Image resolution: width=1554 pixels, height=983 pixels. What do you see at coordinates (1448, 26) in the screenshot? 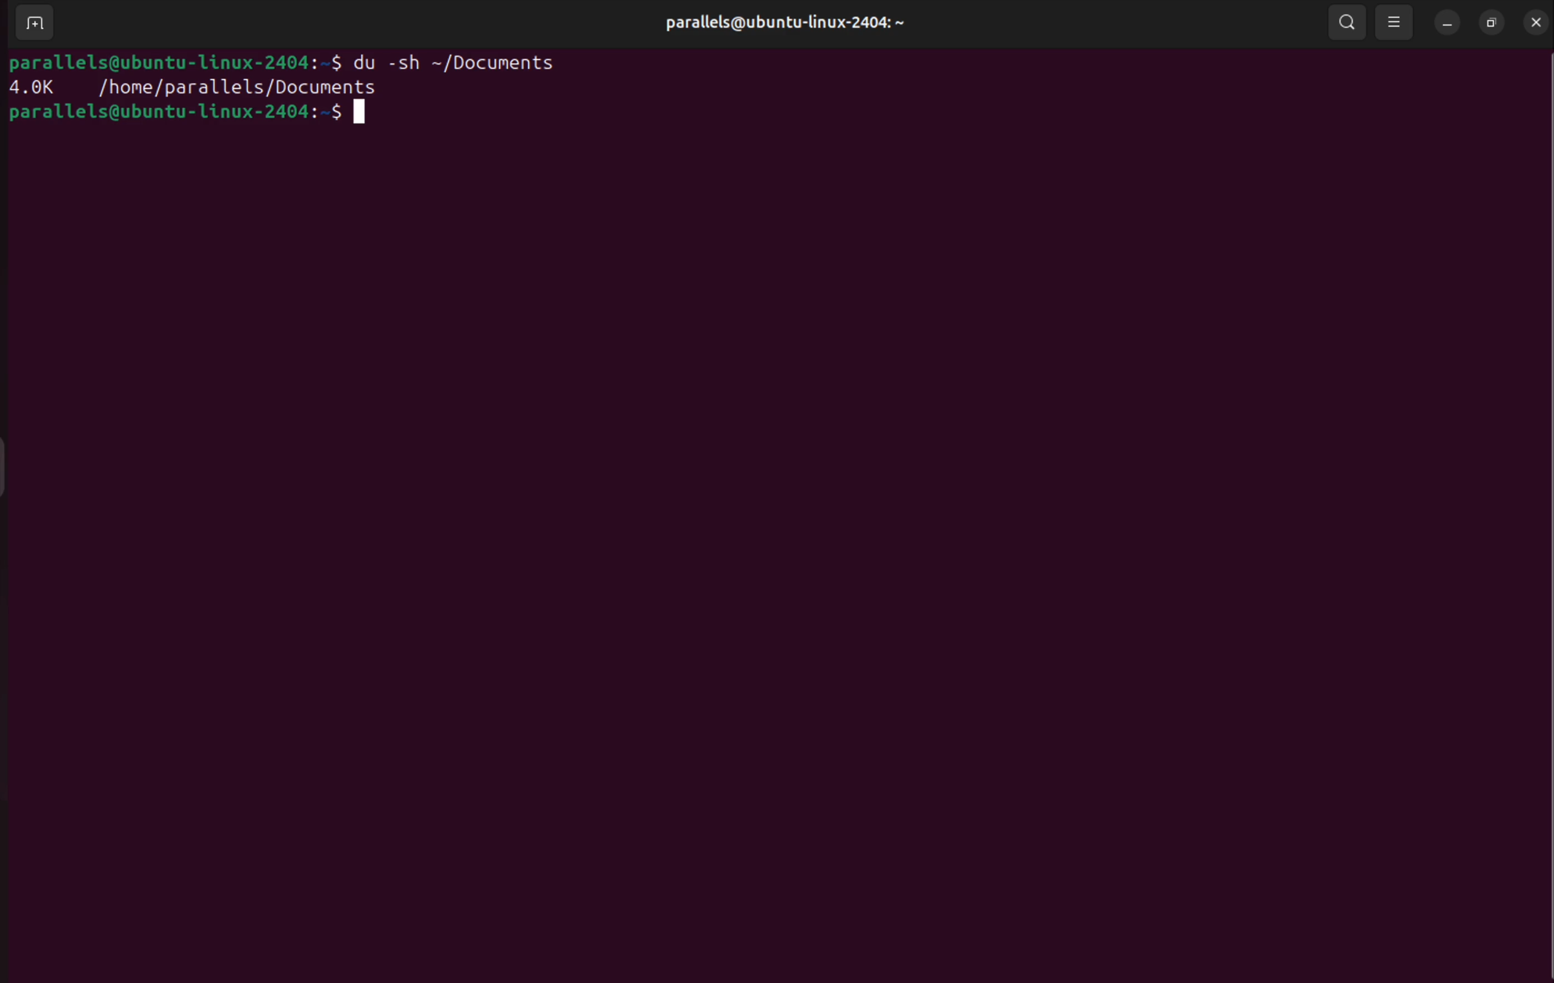
I see `minimize` at bounding box center [1448, 26].